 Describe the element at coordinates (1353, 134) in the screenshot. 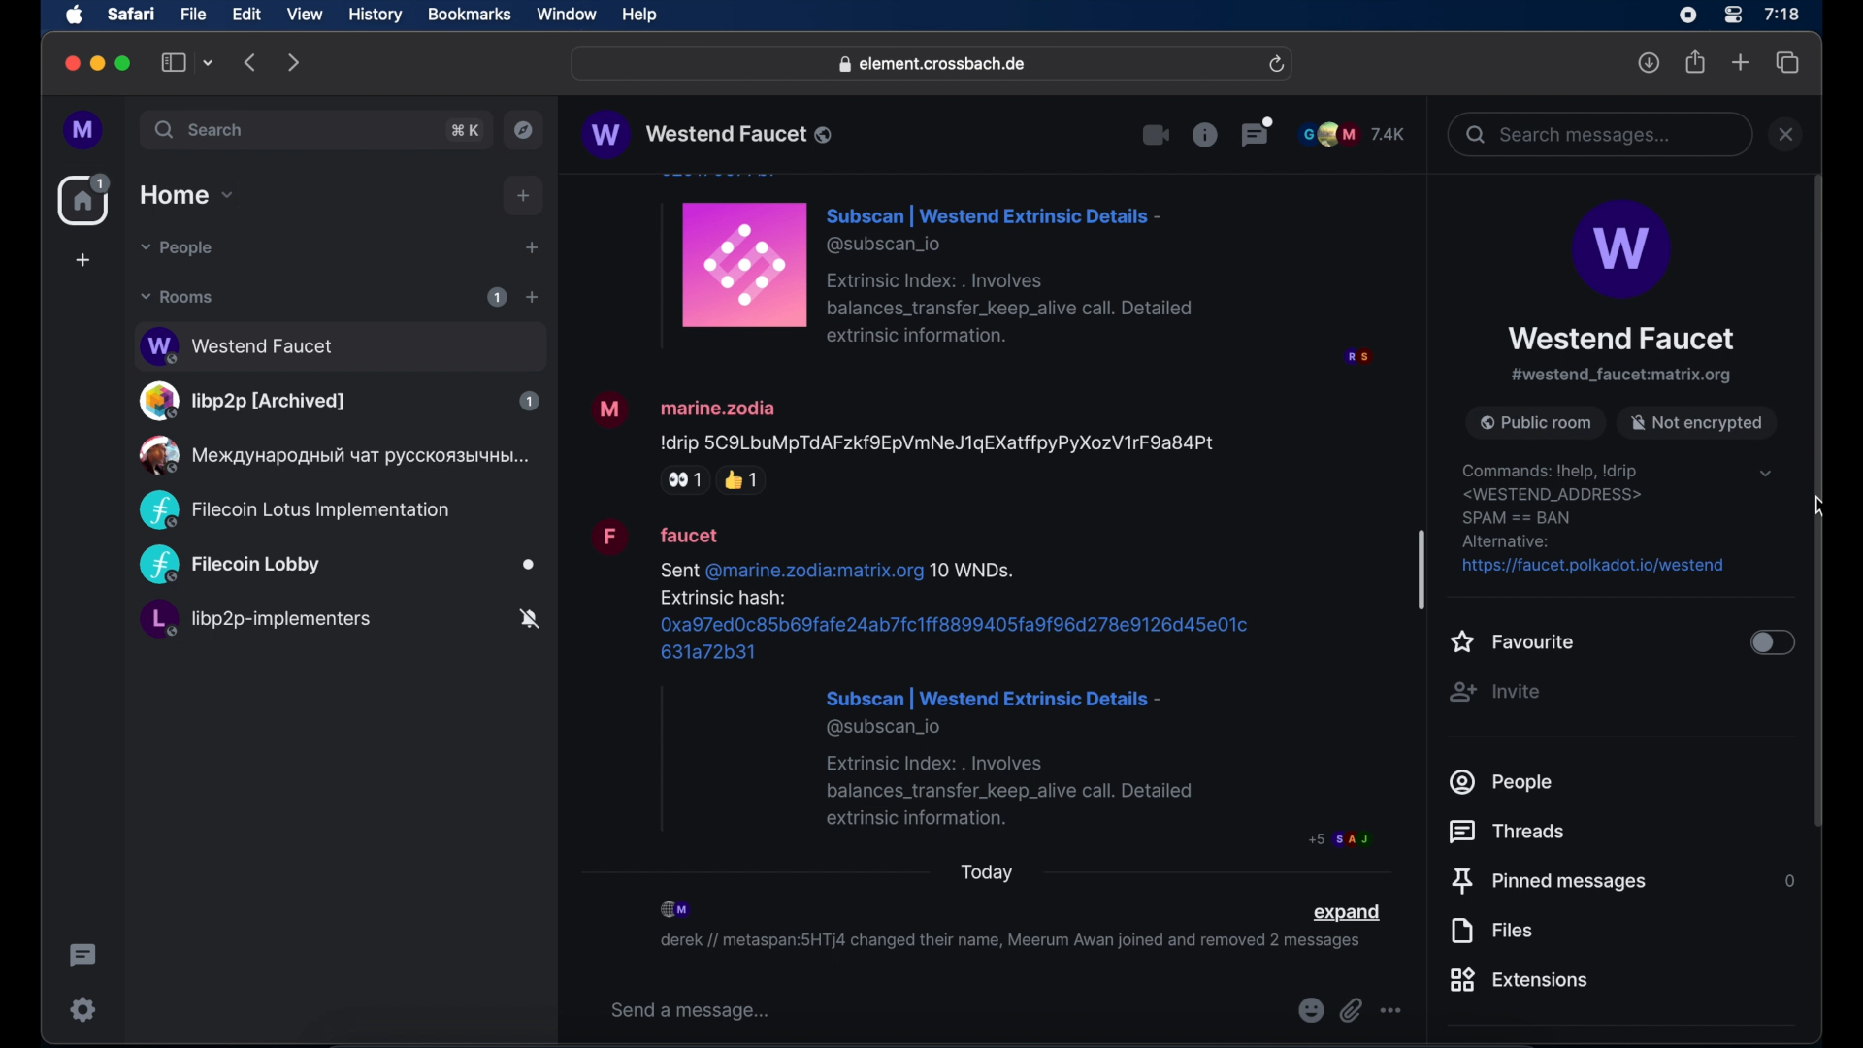

I see `participants` at that location.